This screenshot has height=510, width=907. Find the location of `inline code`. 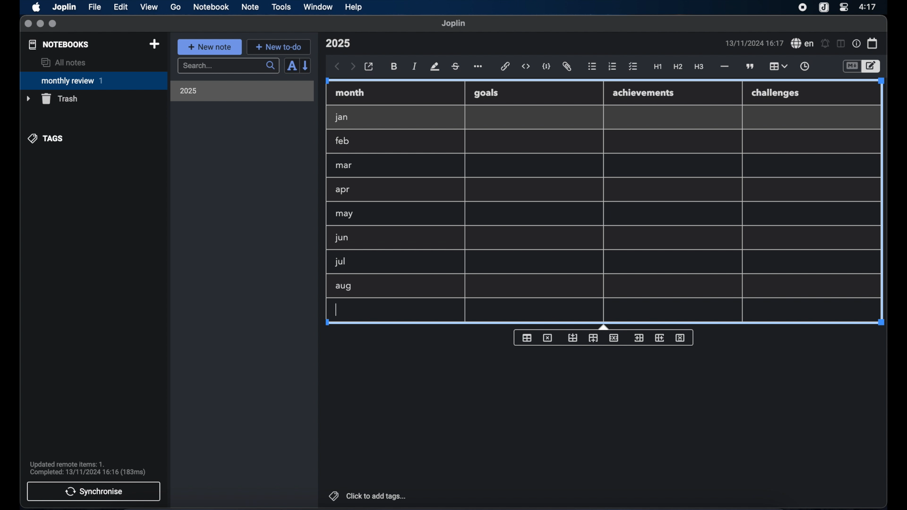

inline code is located at coordinates (526, 67).